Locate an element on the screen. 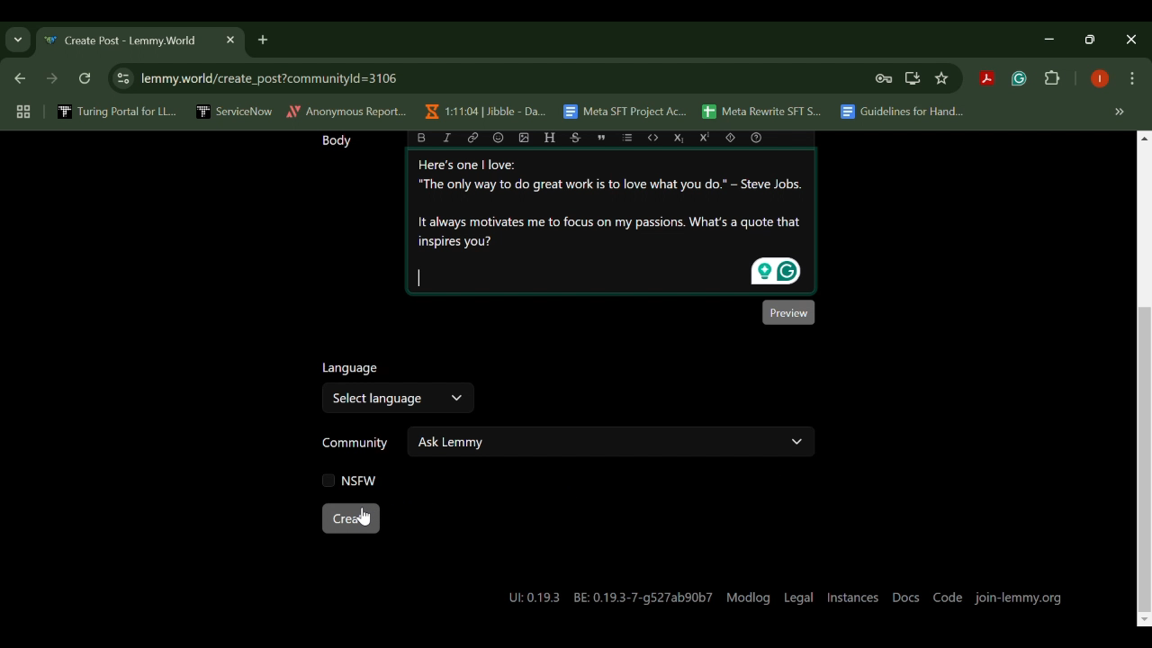  Legal is located at coordinates (799, 595).